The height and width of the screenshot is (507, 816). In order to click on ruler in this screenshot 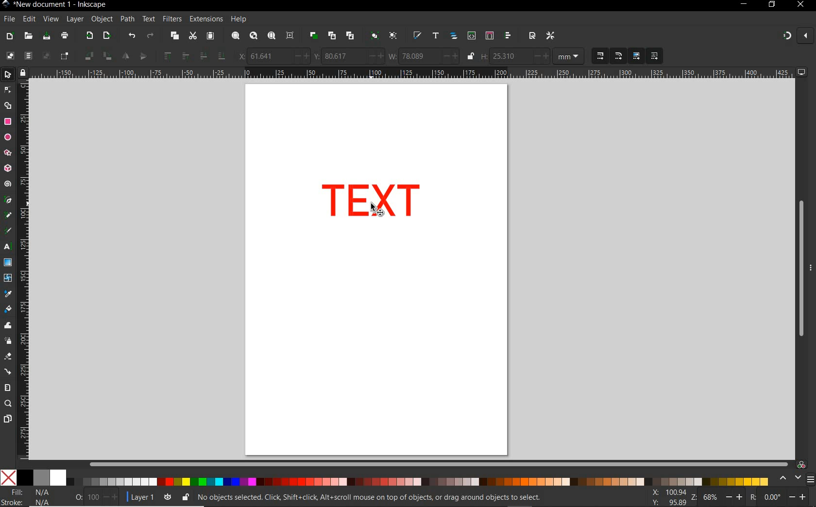, I will do `click(25, 272)`.